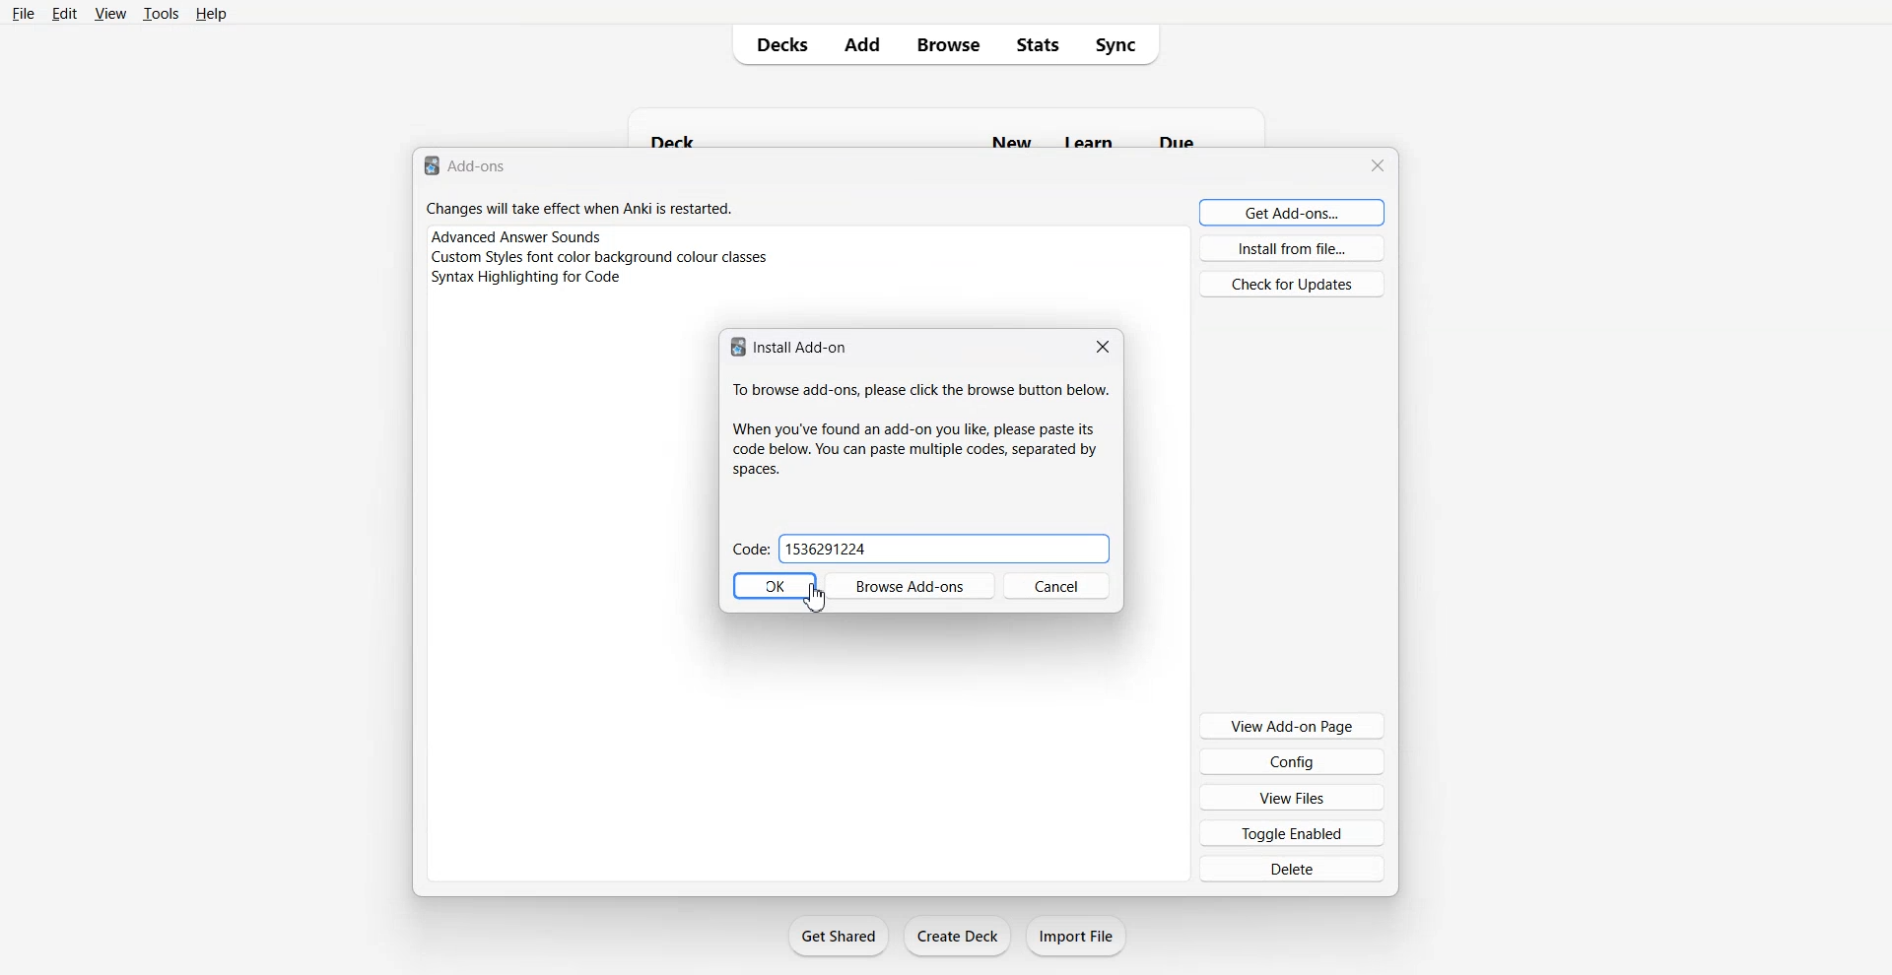 This screenshot has width=1892, height=975. Describe the element at coordinates (1292, 832) in the screenshot. I see `Toggle Enabled` at that location.